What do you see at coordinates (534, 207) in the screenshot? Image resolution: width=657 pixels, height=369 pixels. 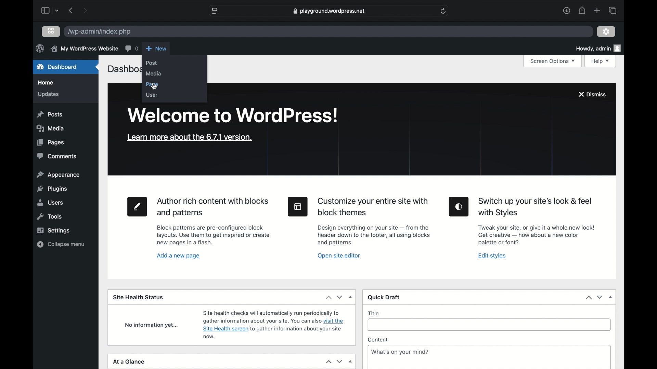 I see `Headline` at bounding box center [534, 207].